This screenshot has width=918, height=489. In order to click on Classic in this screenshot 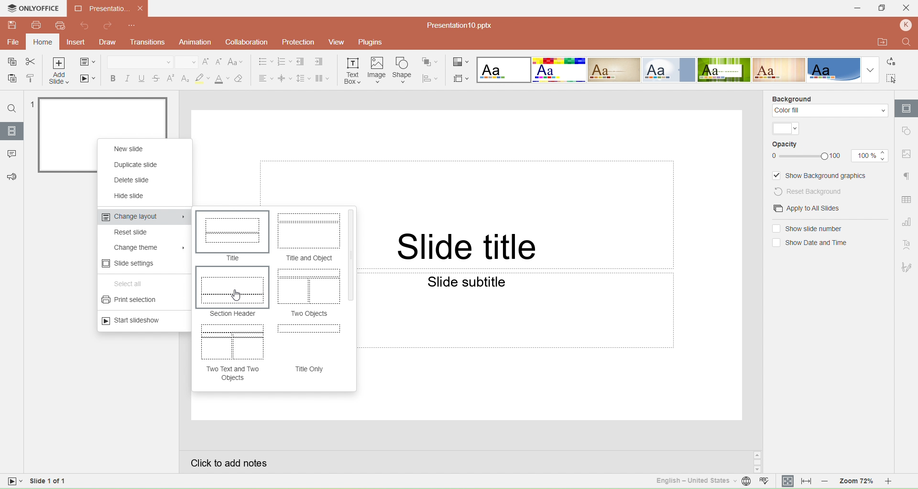, I will do `click(614, 70)`.